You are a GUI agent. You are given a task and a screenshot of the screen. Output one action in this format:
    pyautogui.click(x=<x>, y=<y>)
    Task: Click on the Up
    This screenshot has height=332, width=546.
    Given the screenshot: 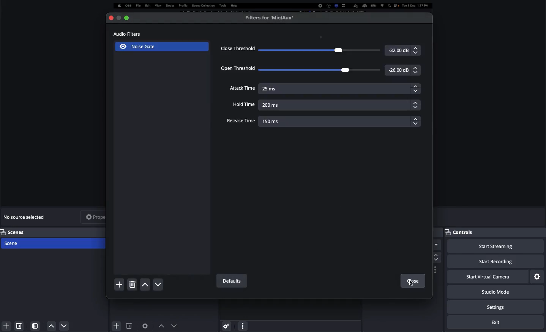 What is the action you would take?
    pyautogui.click(x=52, y=326)
    